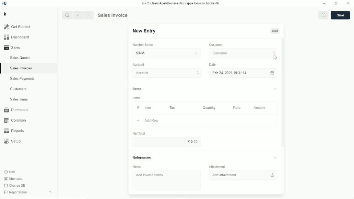 Image resolution: width=354 pixels, height=199 pixels. What do you see at coordinates (137, 108) in the screenshot?
I see `#` at bounding box center [137, 108].